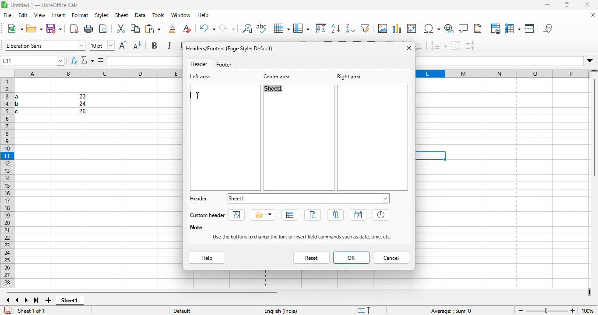 The image size is (598, 315). What do you see at coordinates (37, 299) in the screenshot?
I see `last sheet` at bounding box center [37, 299].